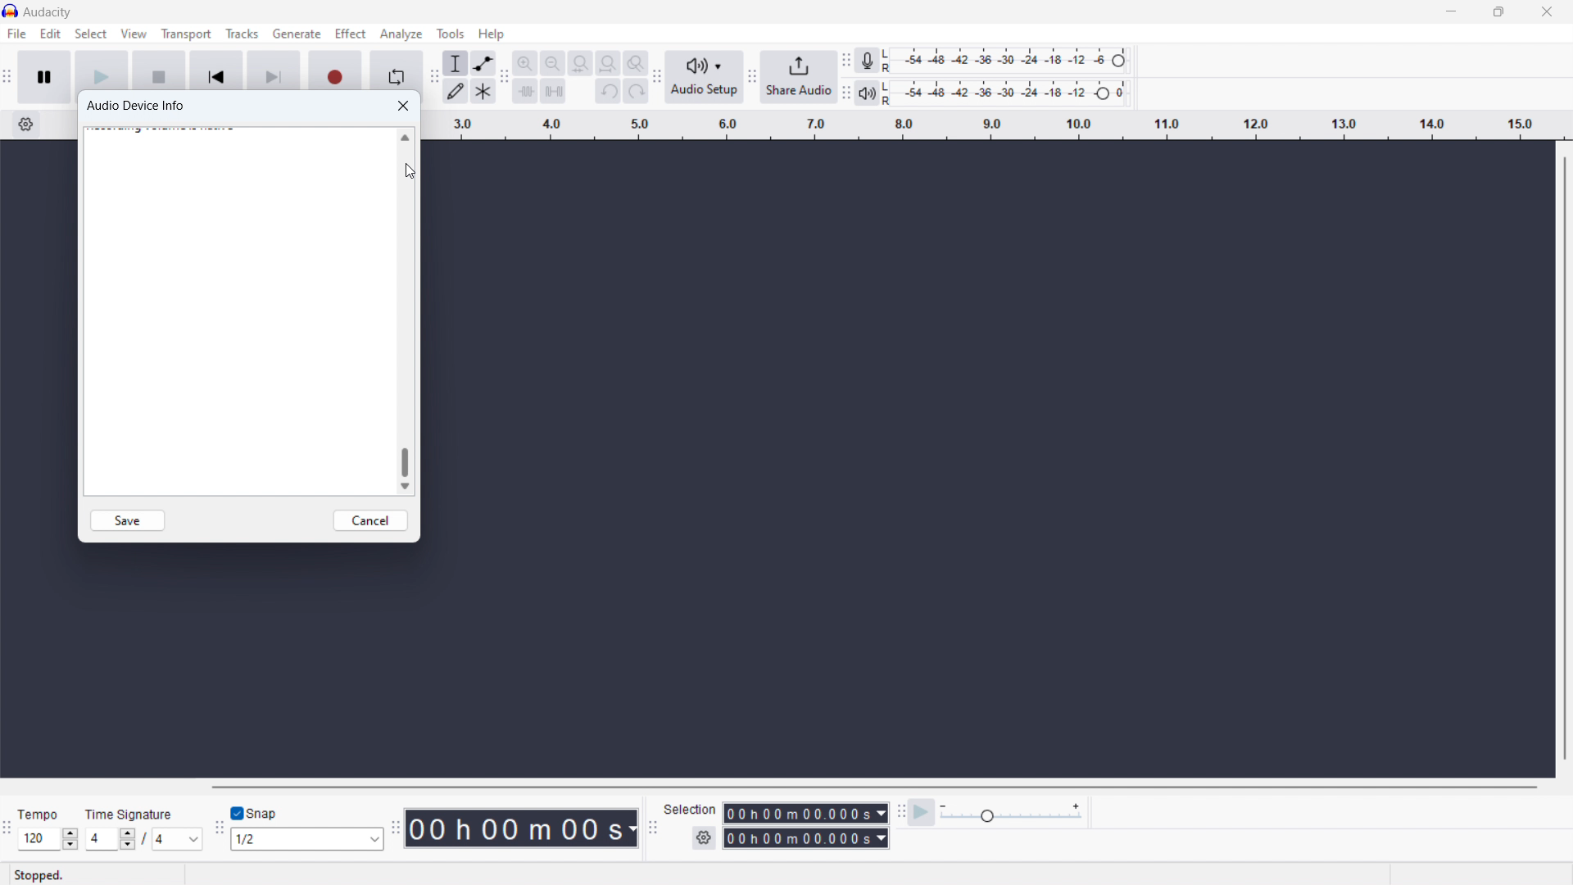 The height and width of the screenshot is (885, 1573). What do you see at coordinates (846, 94) in the screenshot?
I see `playback meter toolbar` at bounding box center [846, 94].